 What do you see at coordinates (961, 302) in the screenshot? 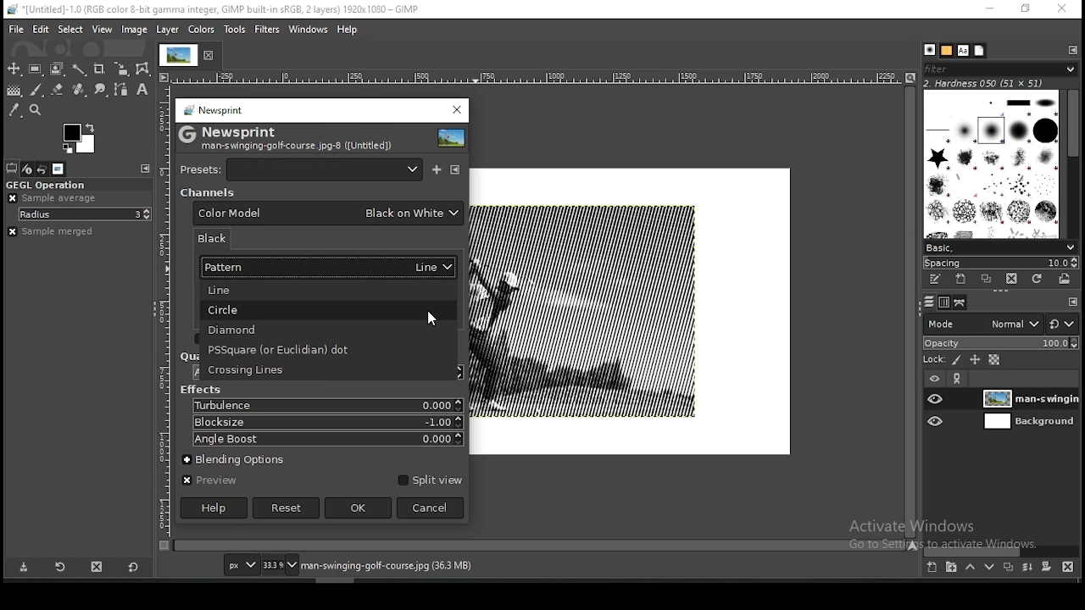
I see `paths` at bounding box center [961, 302].